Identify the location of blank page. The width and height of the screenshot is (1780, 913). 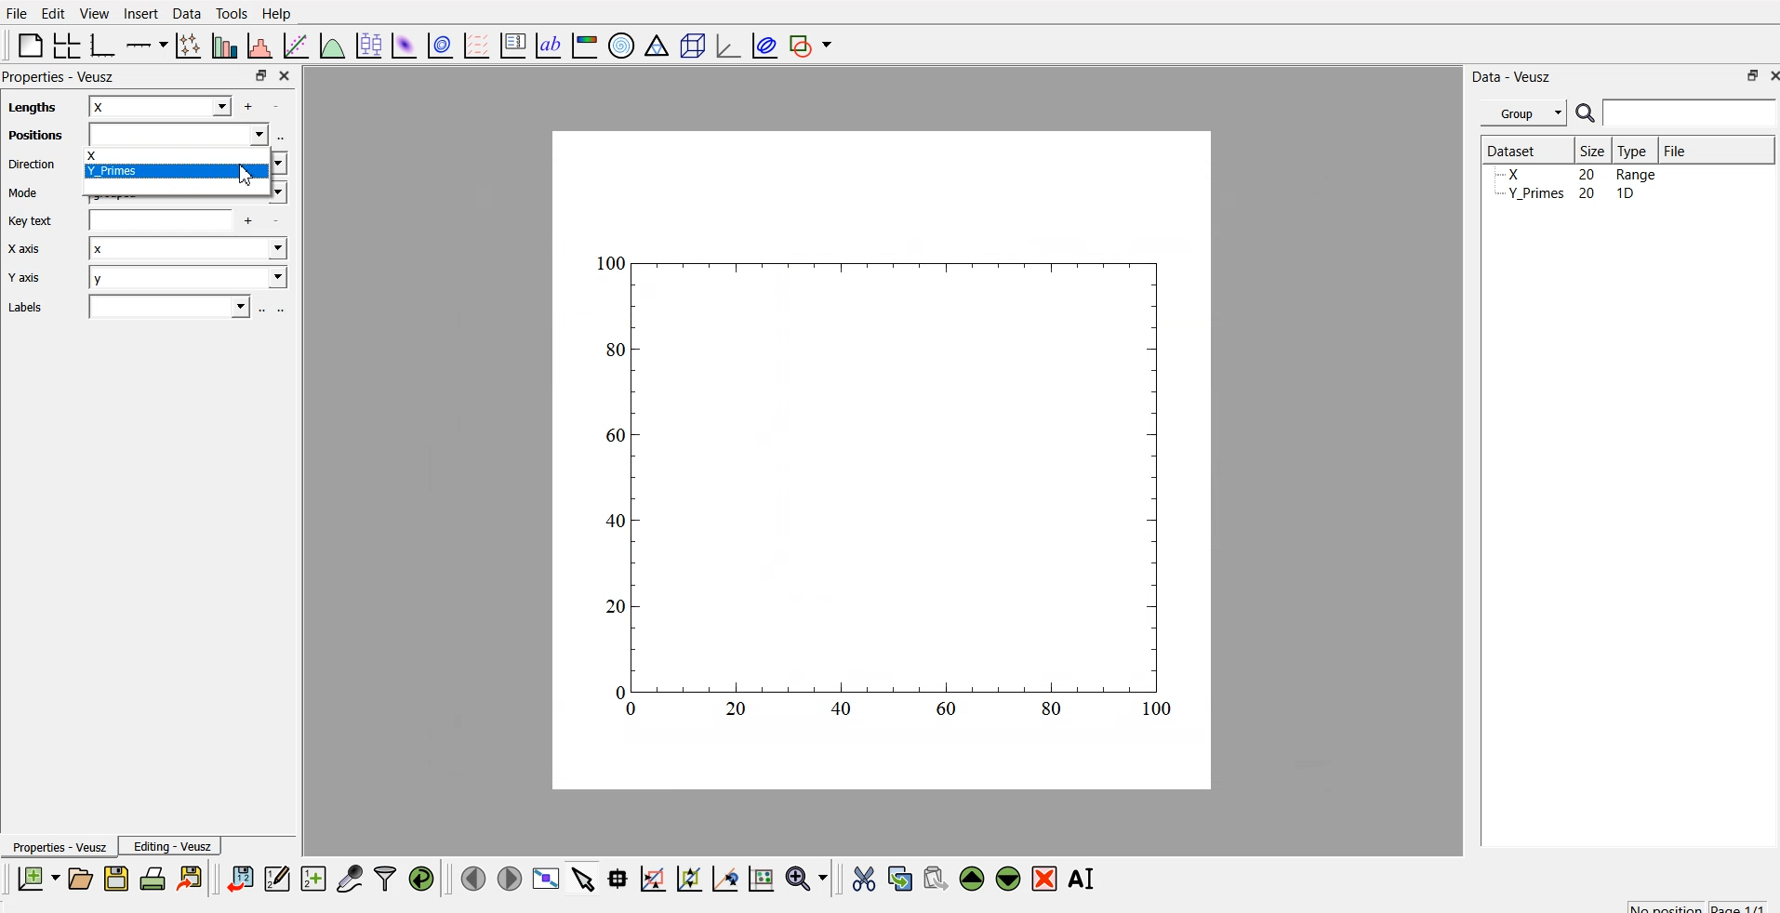
(25, 45).